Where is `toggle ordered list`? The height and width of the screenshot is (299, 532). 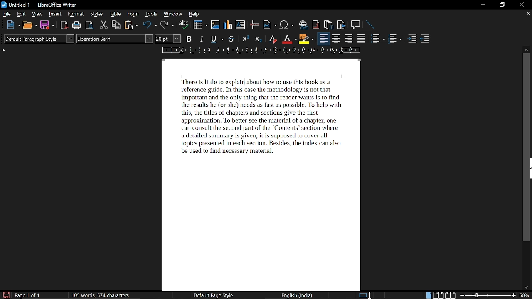
toggle ordered list is located at coordinates (378, 39).